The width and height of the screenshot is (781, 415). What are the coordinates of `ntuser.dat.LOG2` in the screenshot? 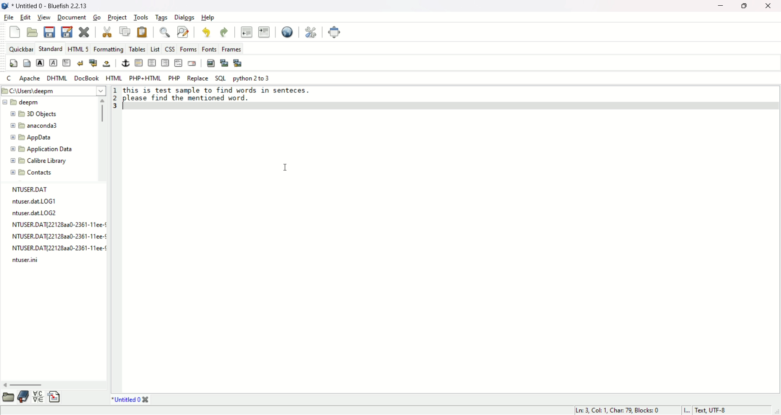 It's located at (35, 213).